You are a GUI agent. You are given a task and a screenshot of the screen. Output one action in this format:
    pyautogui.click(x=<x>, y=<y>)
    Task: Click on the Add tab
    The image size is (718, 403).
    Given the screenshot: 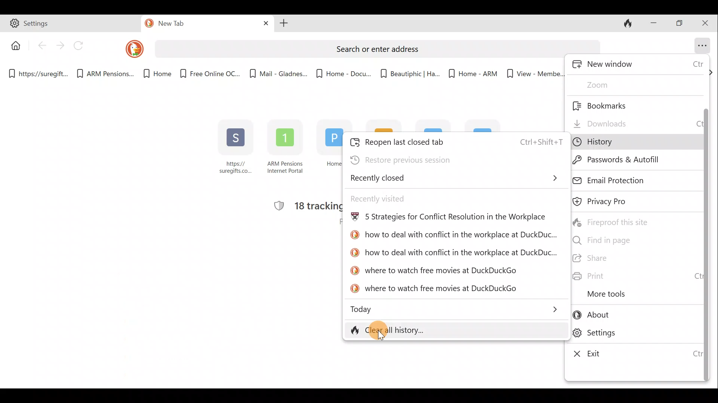 What is the action you would take?
    pyautogui.click(x=284, y=24)
    